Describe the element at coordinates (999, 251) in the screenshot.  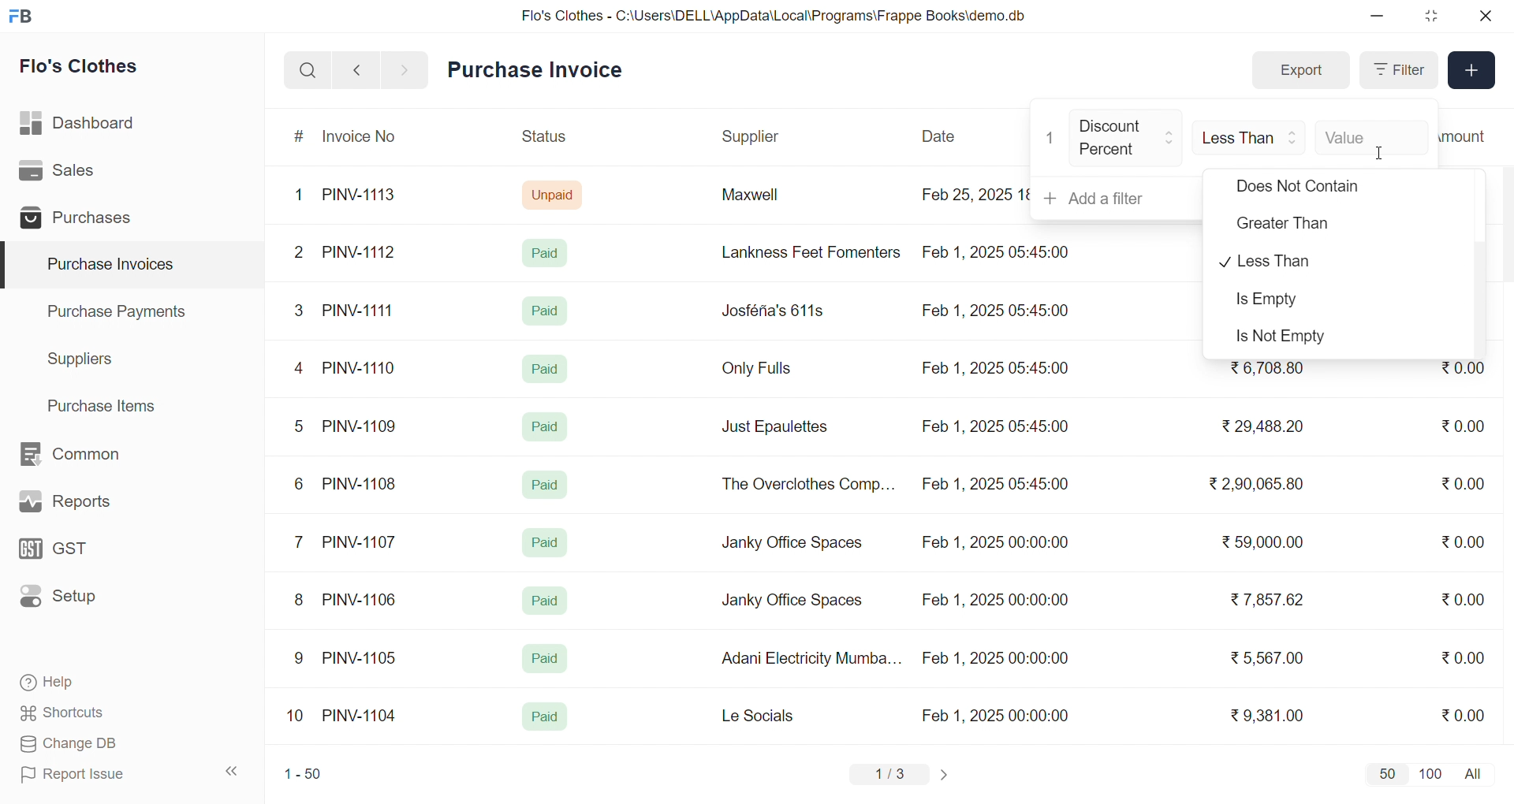
I see `Feb 1, 2025 05:45:00` at that location.